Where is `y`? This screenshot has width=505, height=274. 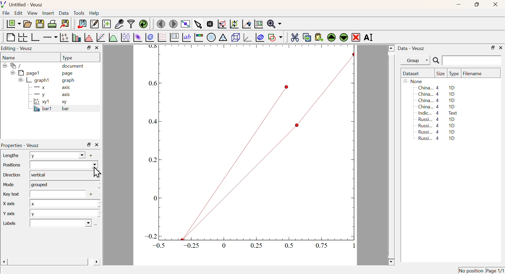 y is located at coordinates (57, 155).